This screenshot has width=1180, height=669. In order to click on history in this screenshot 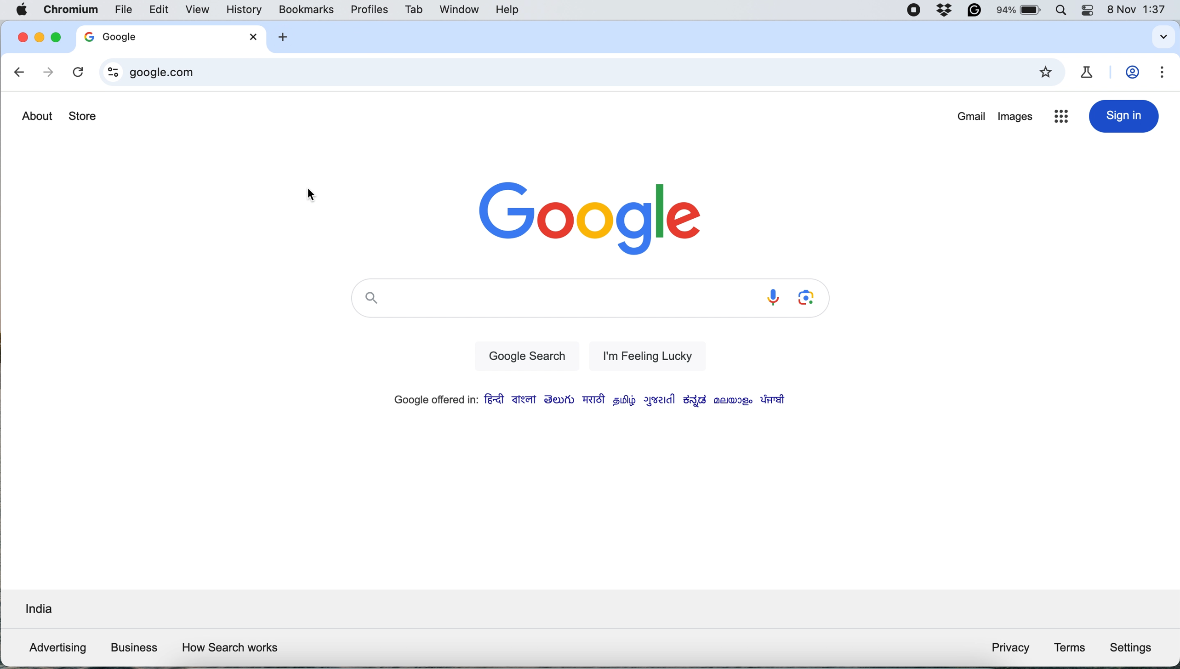, I will do `click(244, 10)`.